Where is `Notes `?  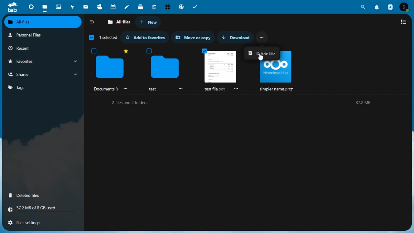 Notes  is located at coordinates (128, 7).